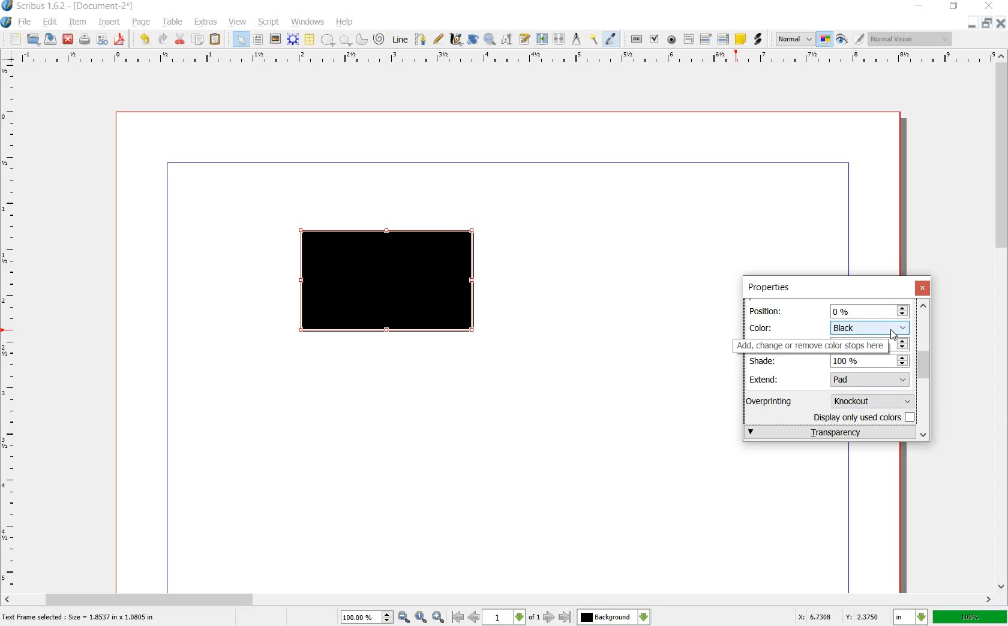  I want to click on scroll bar, so click(499, 598).